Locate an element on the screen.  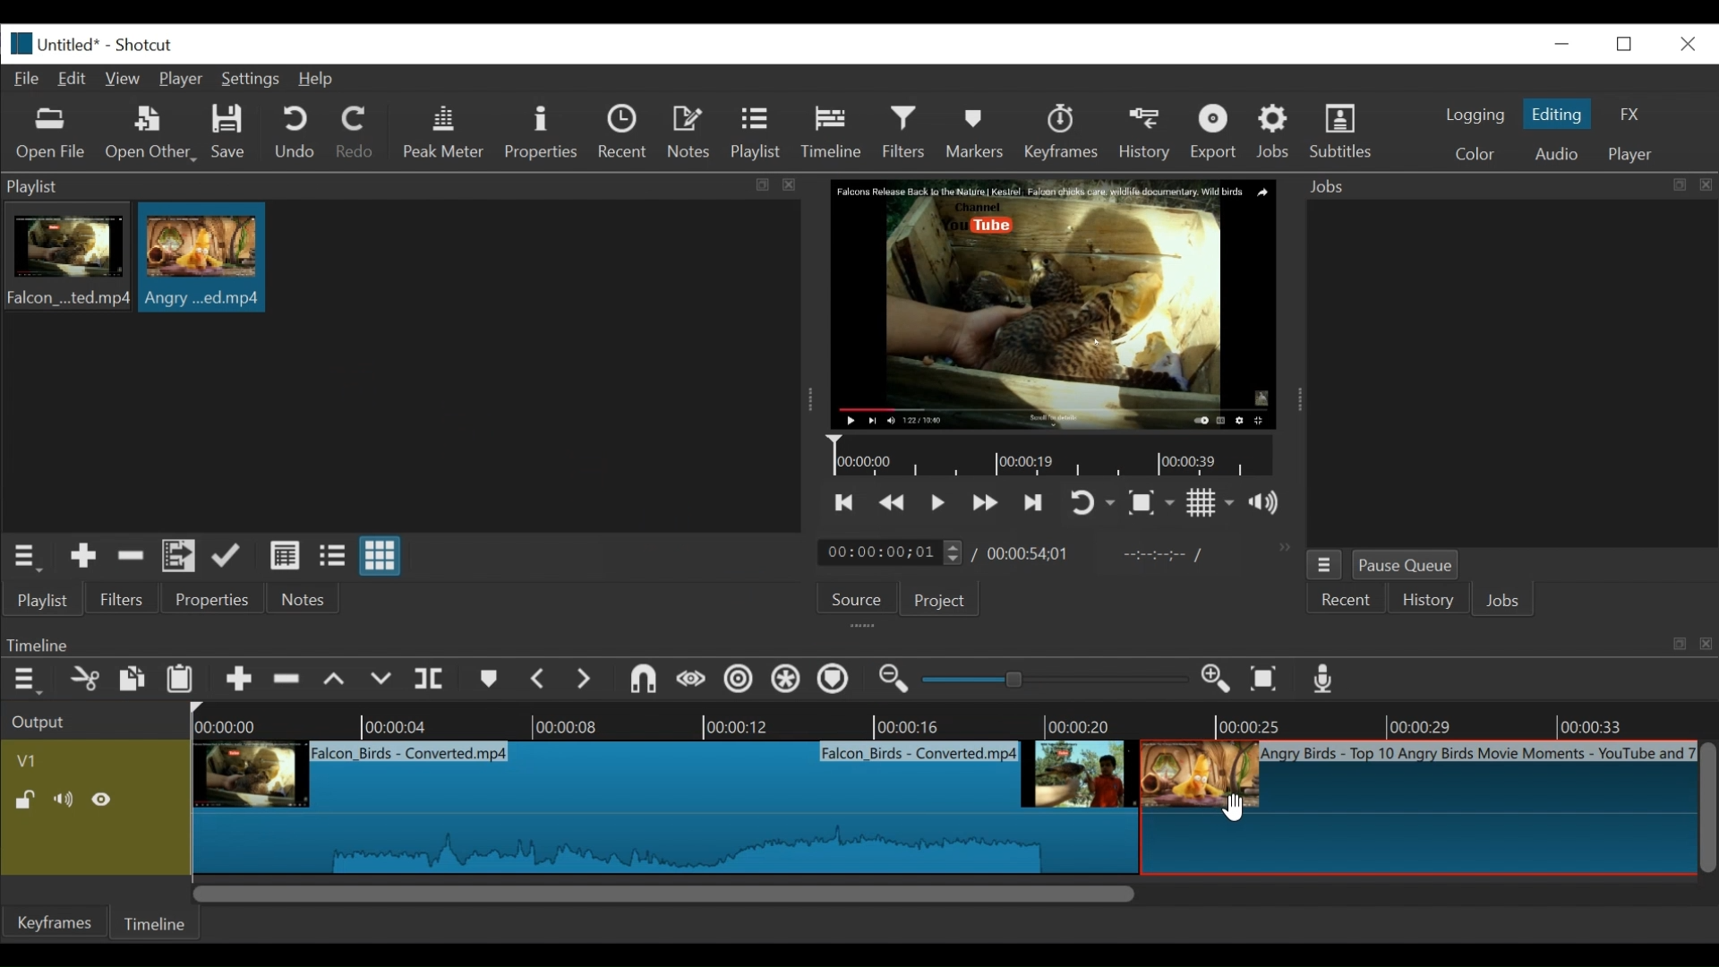
toggle player looping is located at coordinates (1092, 504).